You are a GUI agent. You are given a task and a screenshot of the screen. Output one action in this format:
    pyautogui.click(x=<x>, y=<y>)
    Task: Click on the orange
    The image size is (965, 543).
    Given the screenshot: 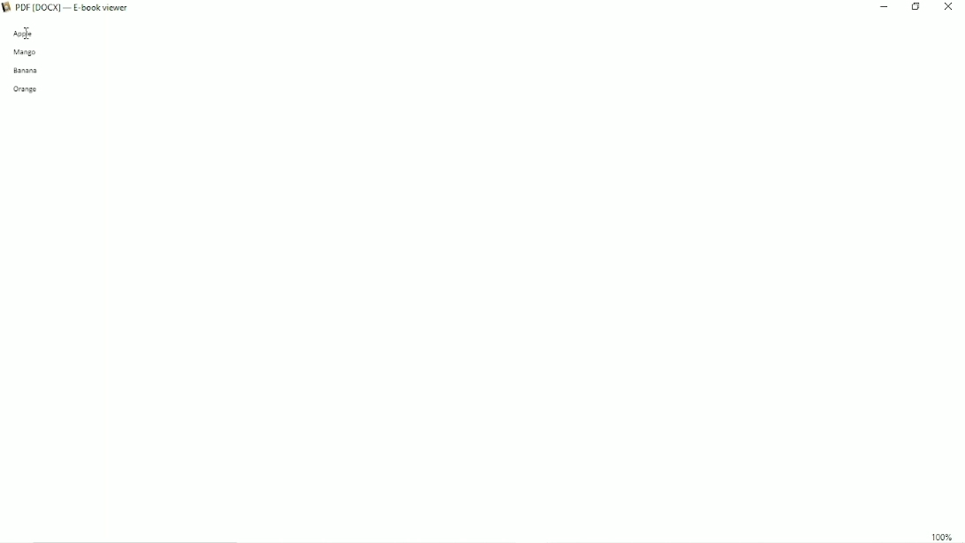 What is the action you would take?
    pyautogui.click(x=27, y=89)
    